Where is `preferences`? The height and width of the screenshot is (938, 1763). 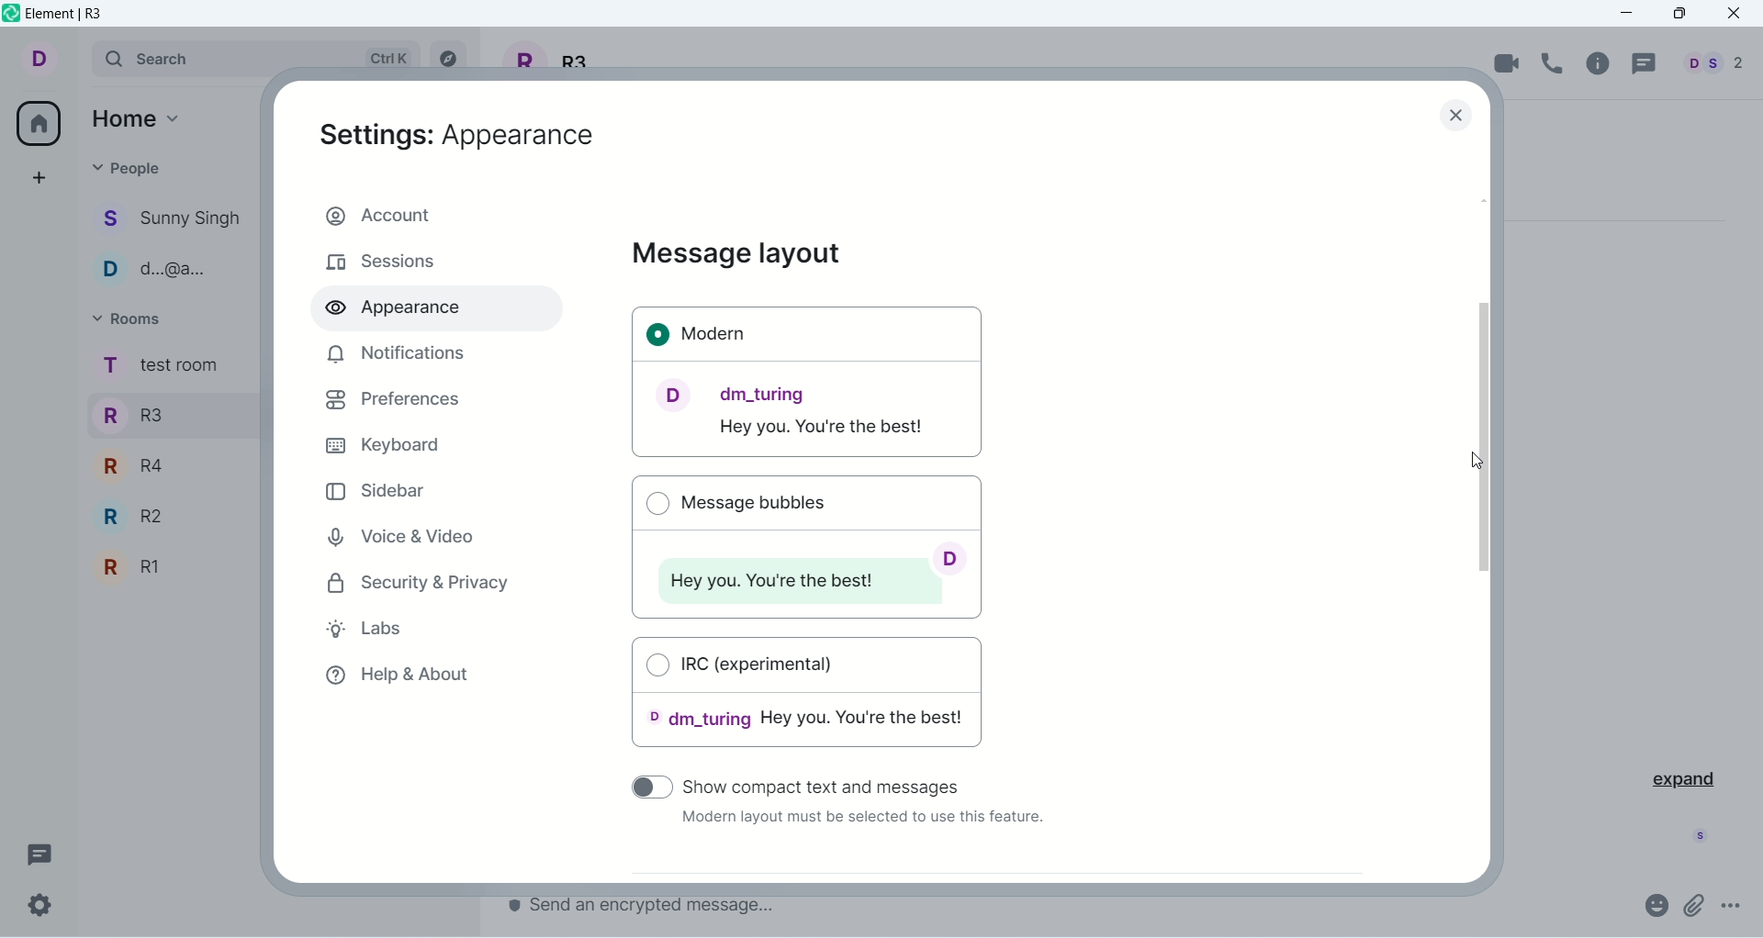 preferences is located at coordinates (393, 400).